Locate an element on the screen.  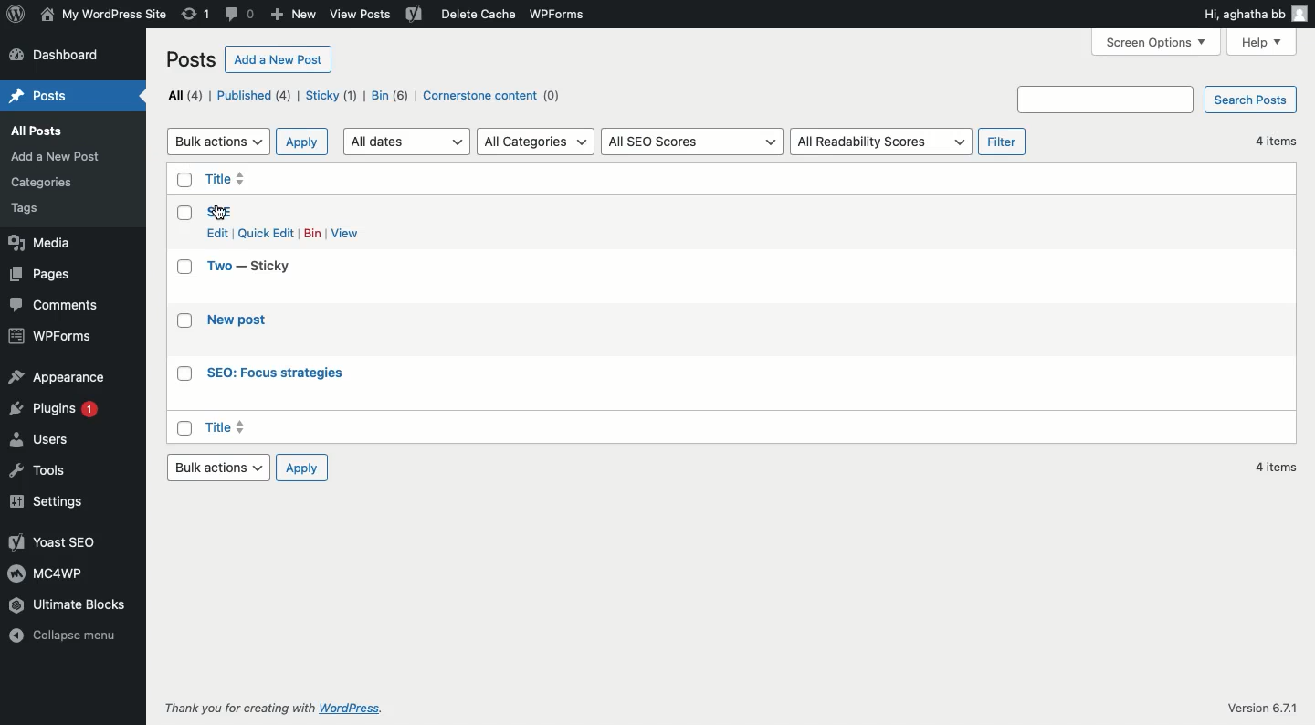
Posts is located at coordinates (39, 93).